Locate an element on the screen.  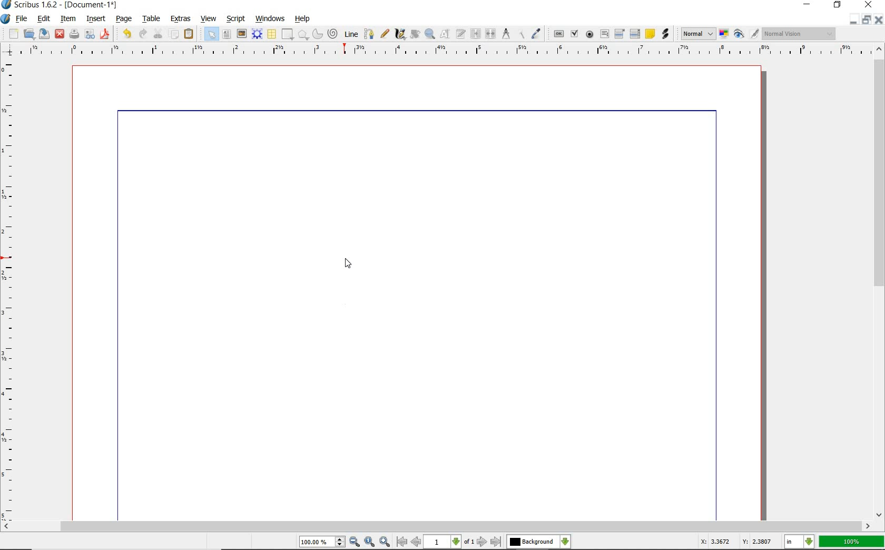
page is located at coordinates (124, 19).